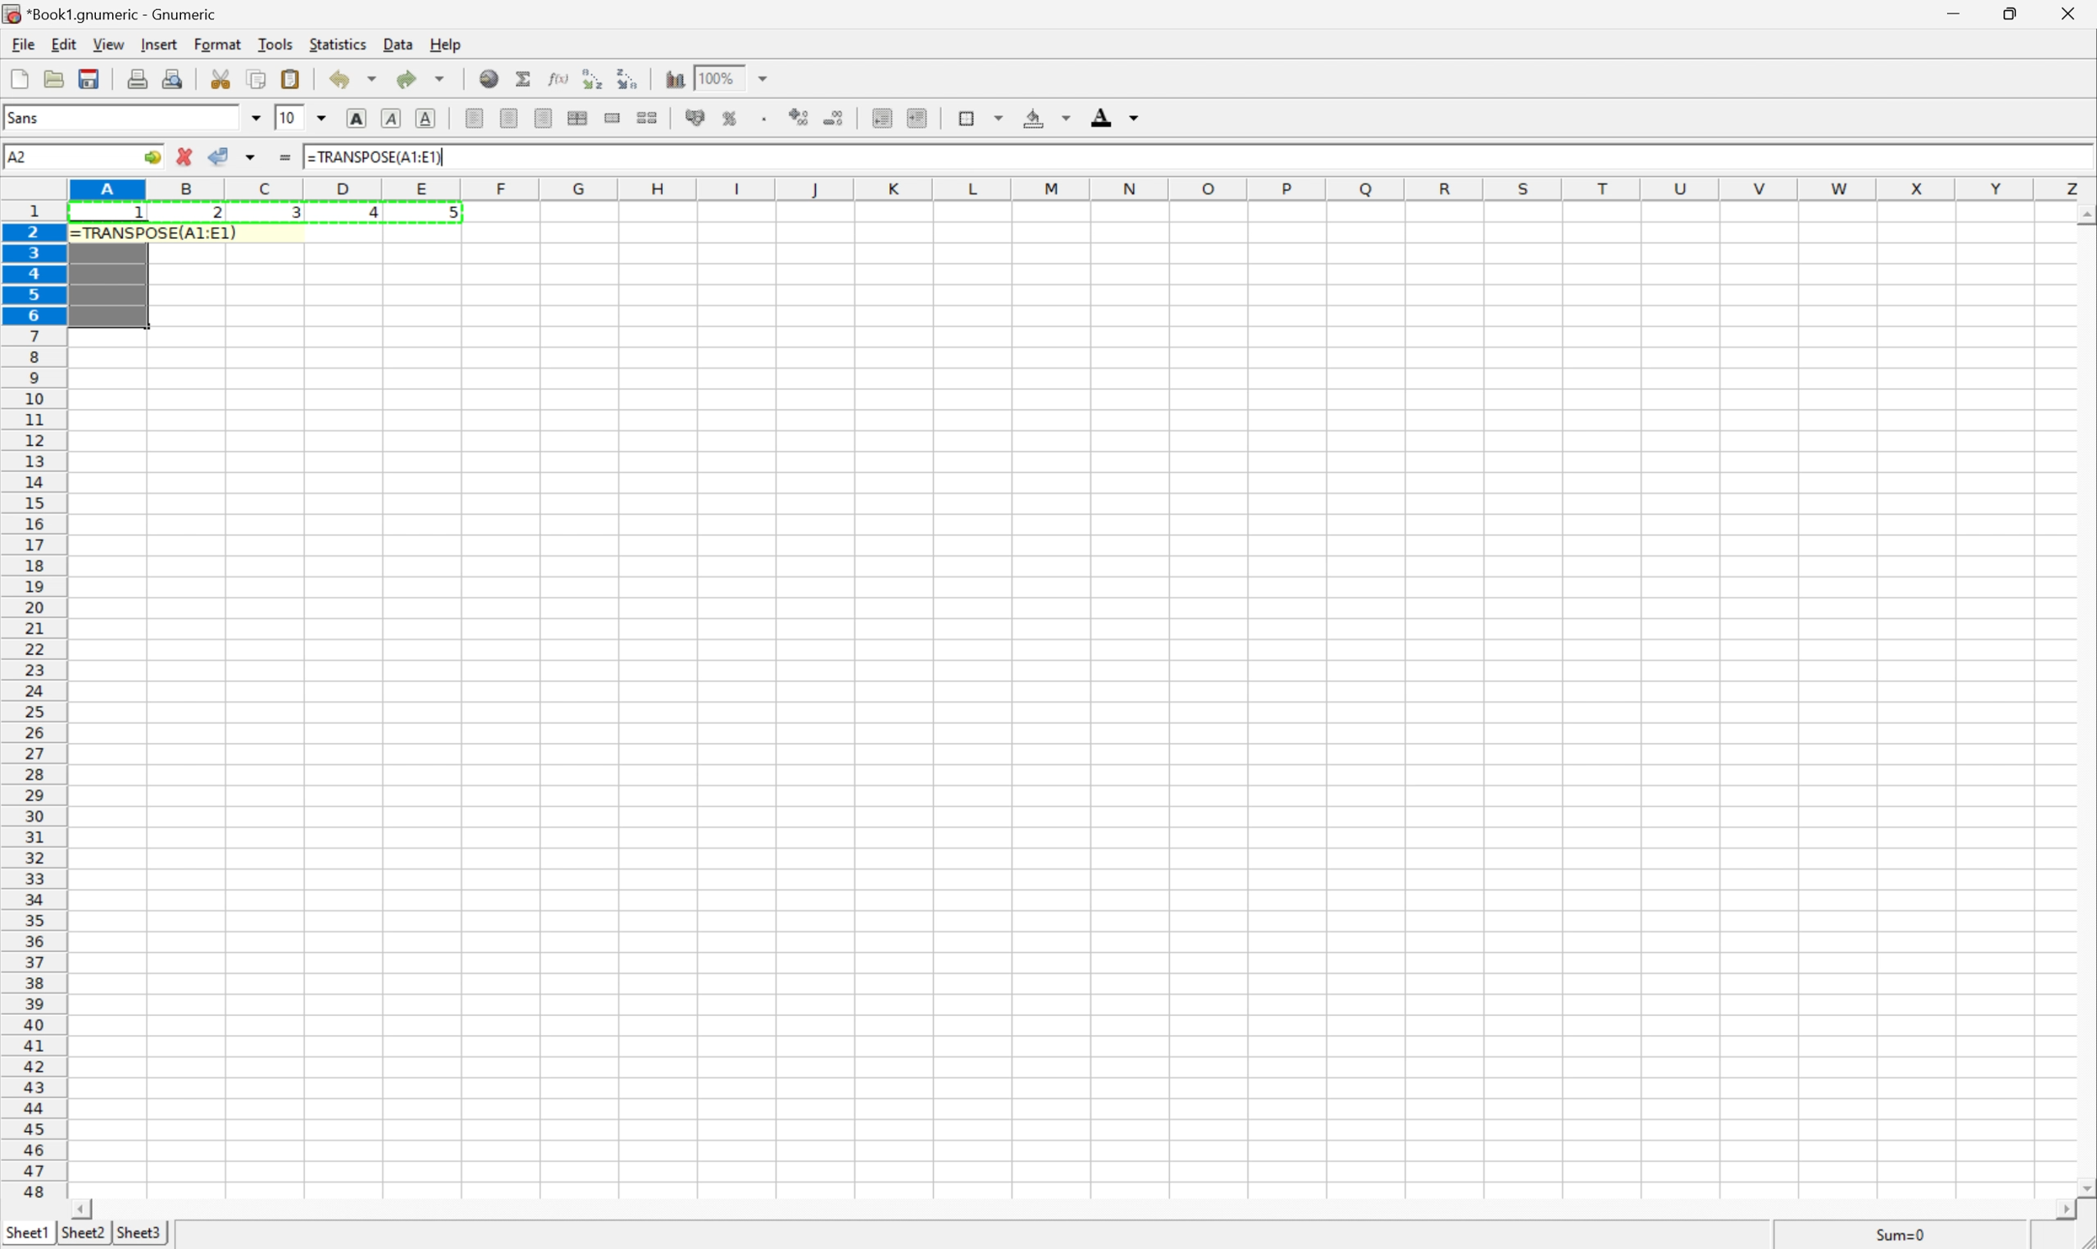 The width and height of the screenshot is (2097, 1249). What do you see at coordinates (424, 78) in the screenshot?
I see `redo` at bounding box center [424, 78].